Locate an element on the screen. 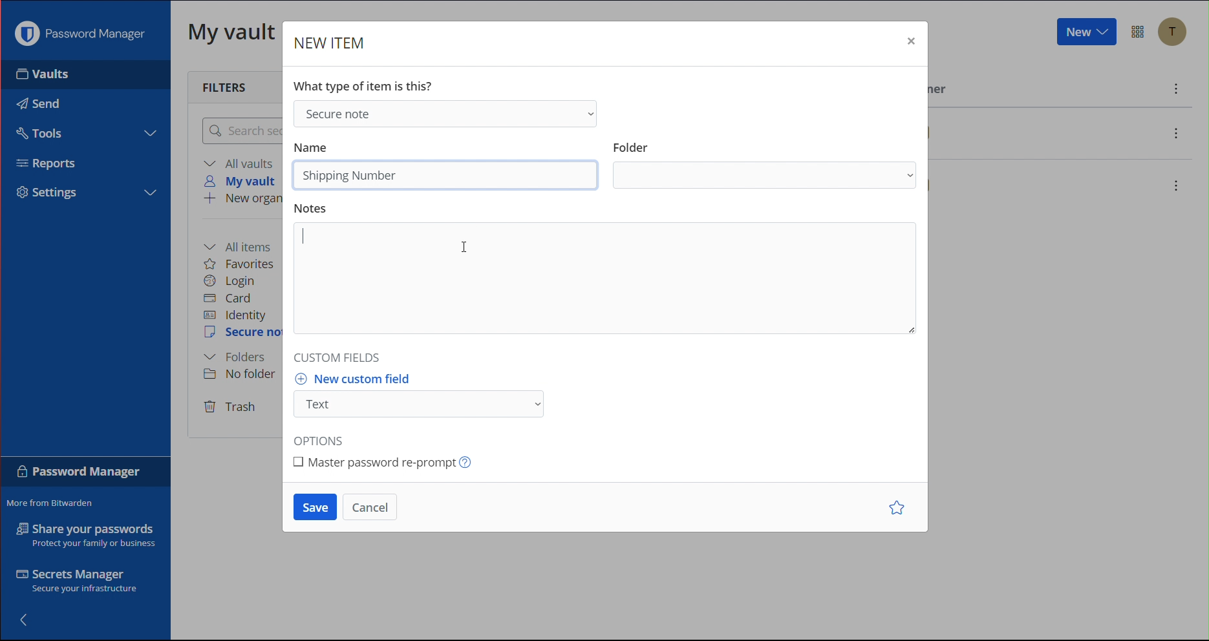 This screenshot has height=641, width=1209. Reports is located at coordinates (47, 163).